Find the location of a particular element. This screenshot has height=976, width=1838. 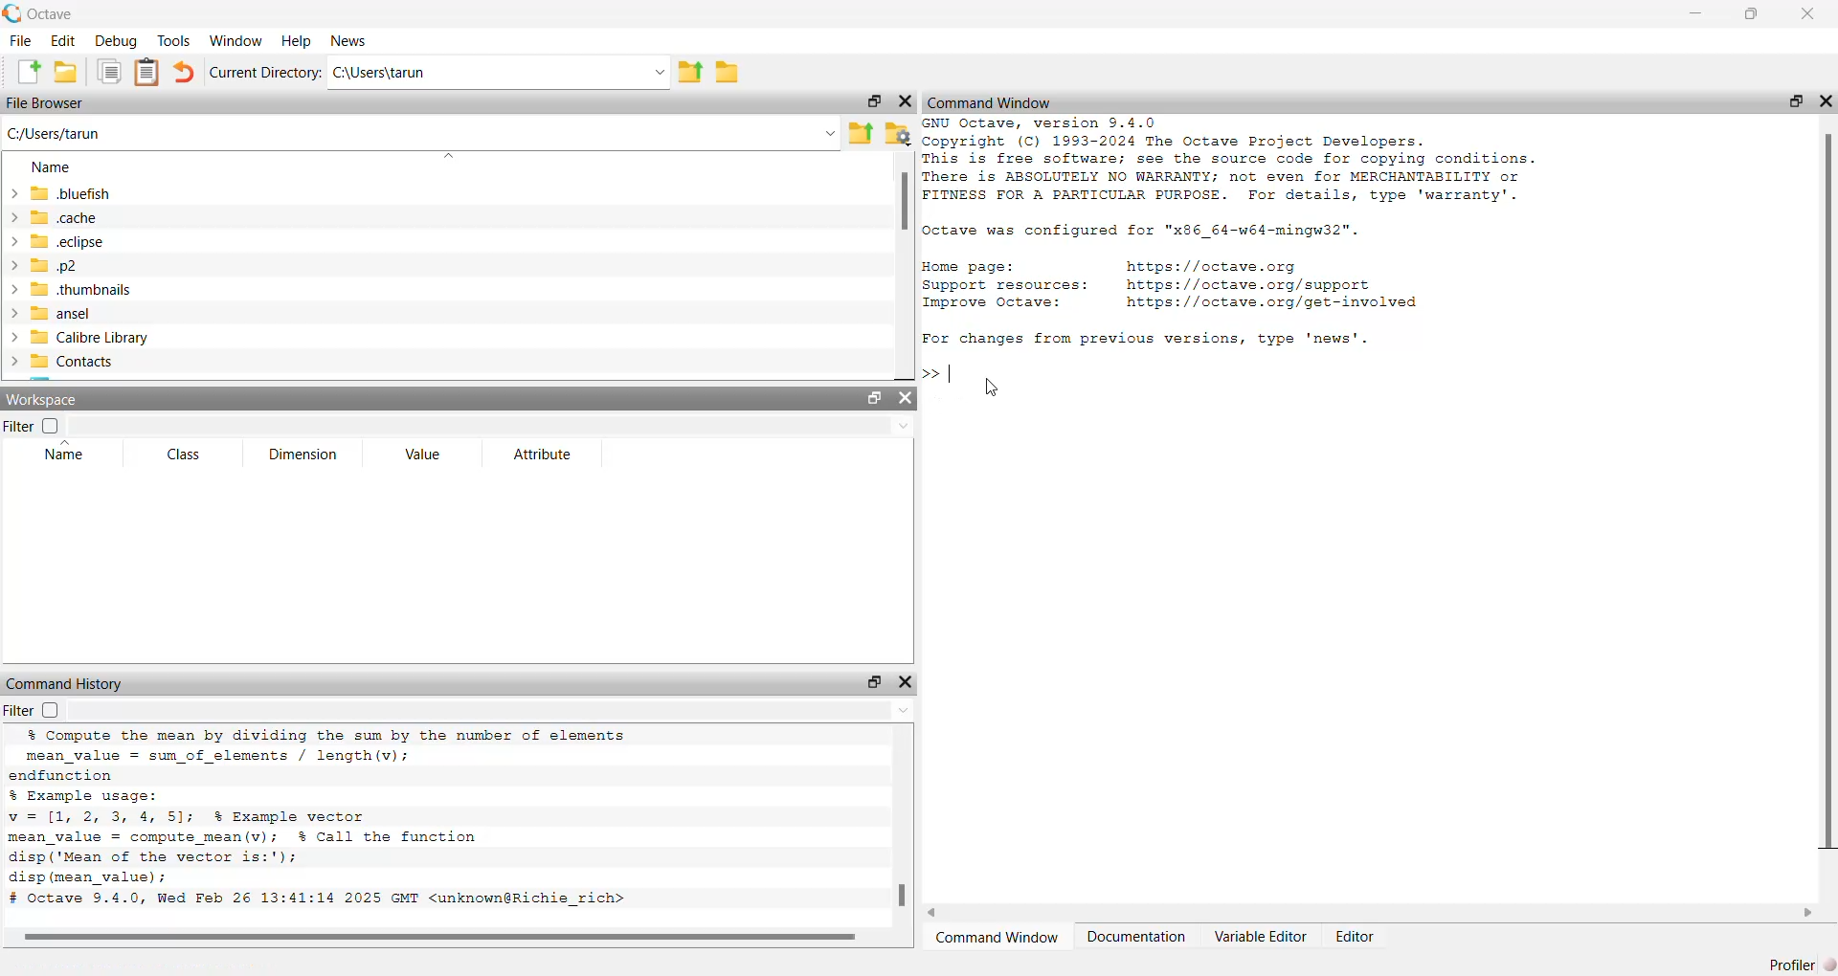

octave is located at coordinates (55, 14).